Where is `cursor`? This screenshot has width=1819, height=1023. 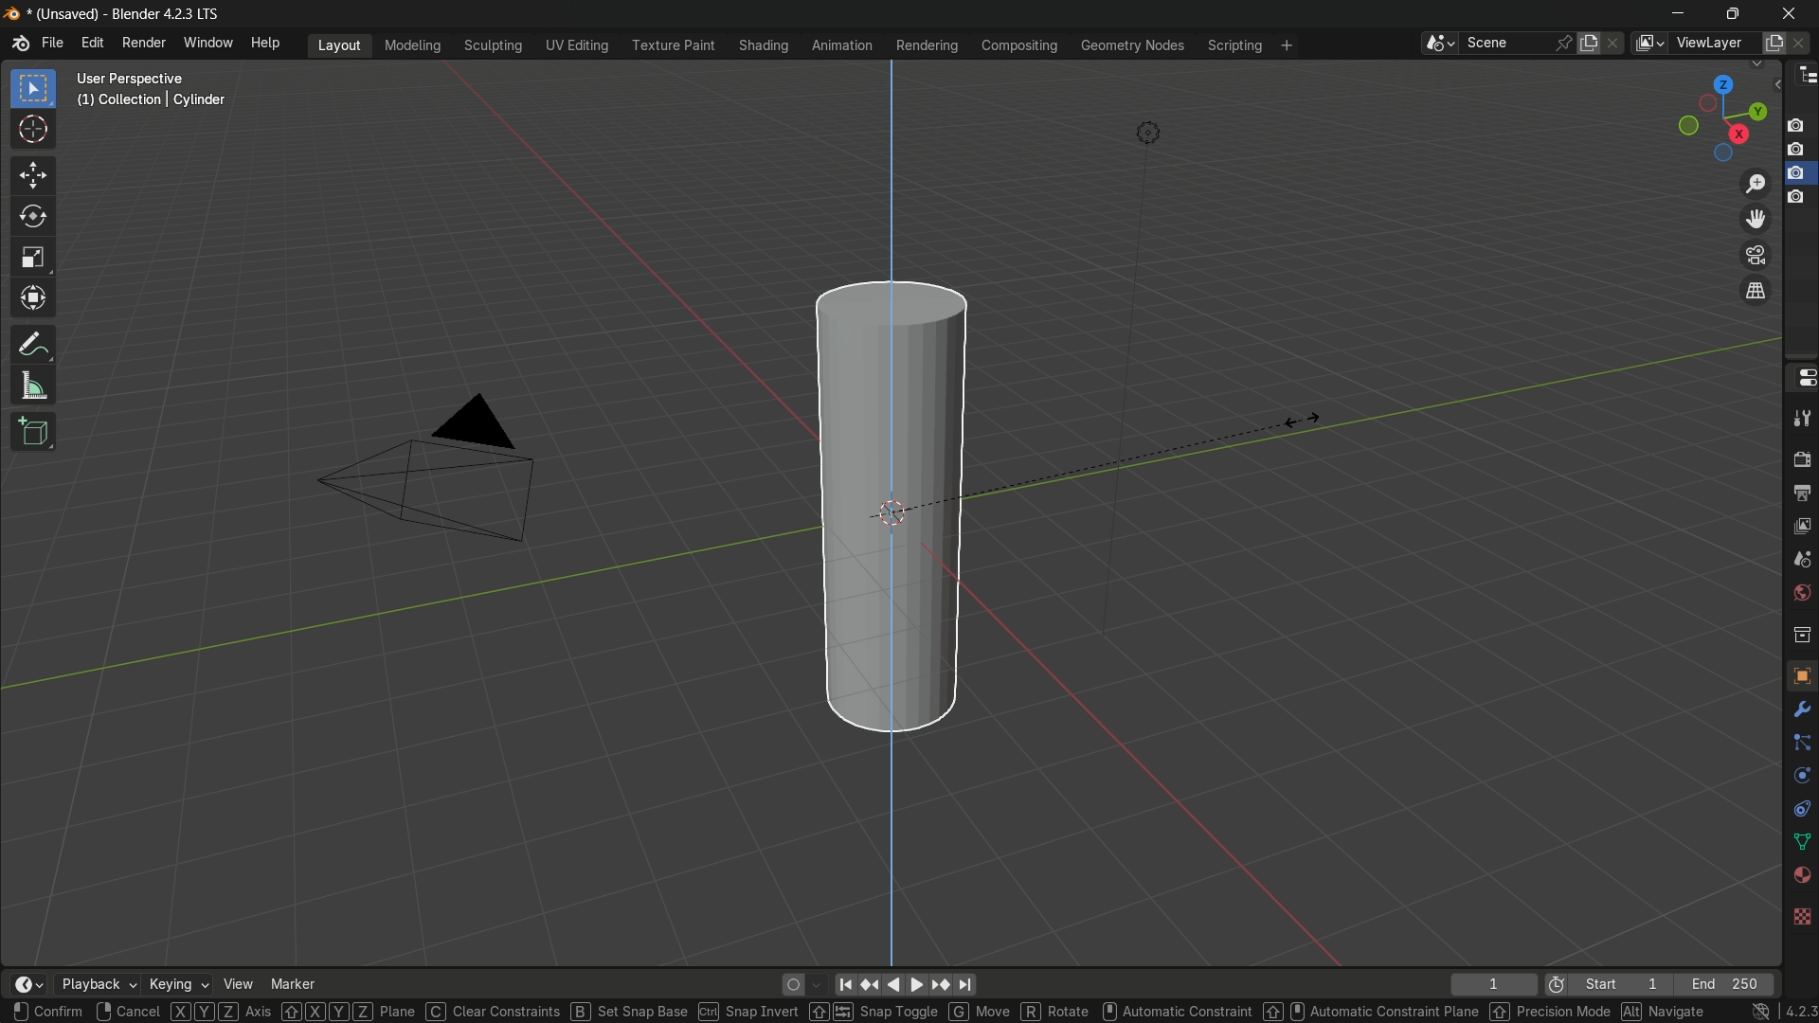
cursor is located at coordinates (33, 132).